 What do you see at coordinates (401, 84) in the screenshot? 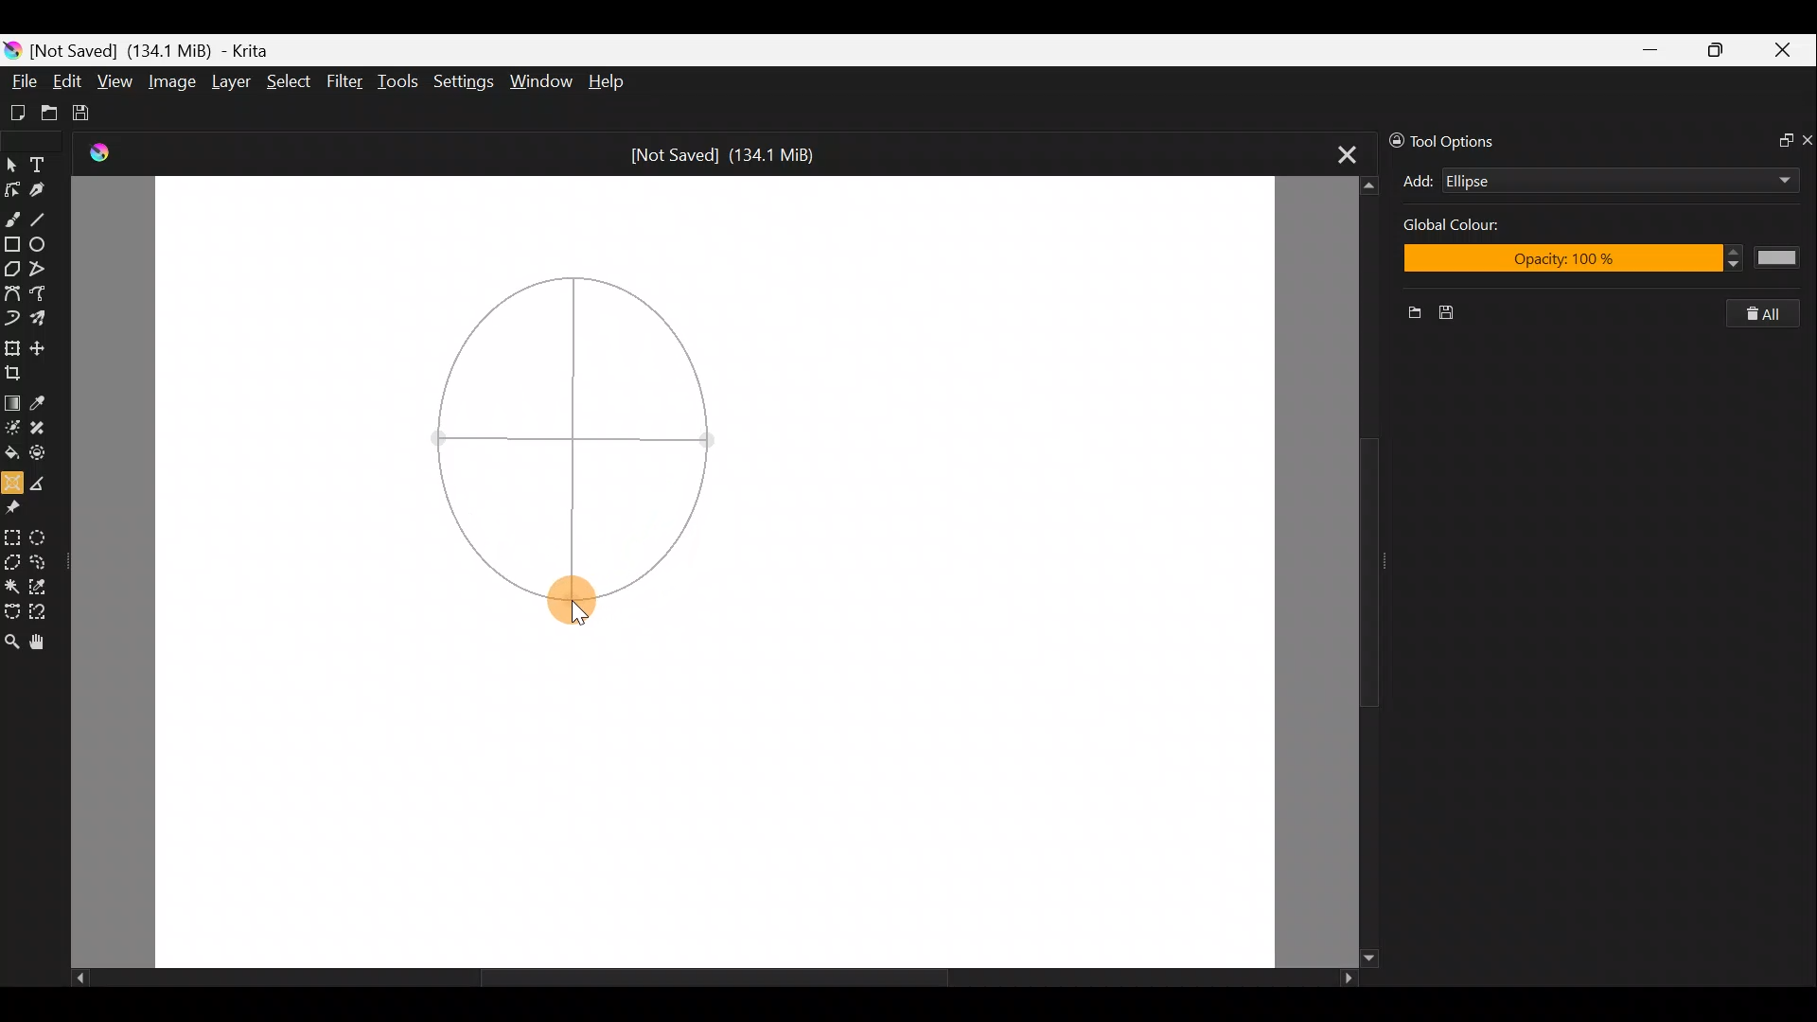
I see `Tools` at bounding box center [401, 84].